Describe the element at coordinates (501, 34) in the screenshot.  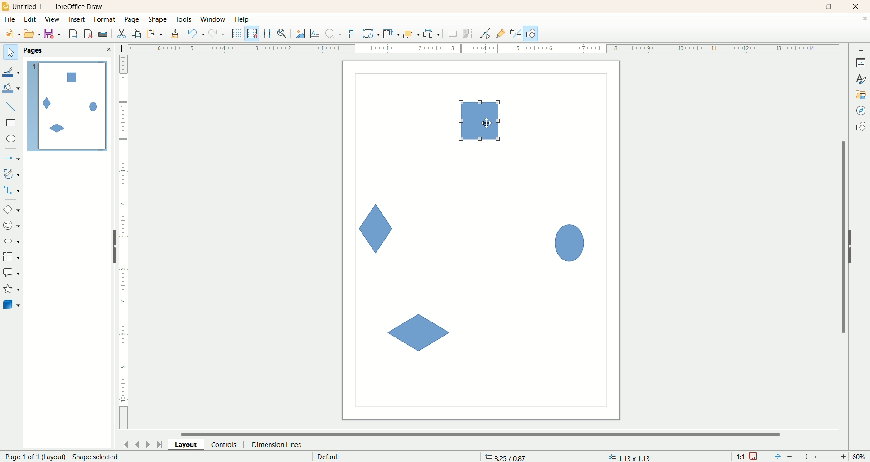
I see `gluepoint function` at that location.